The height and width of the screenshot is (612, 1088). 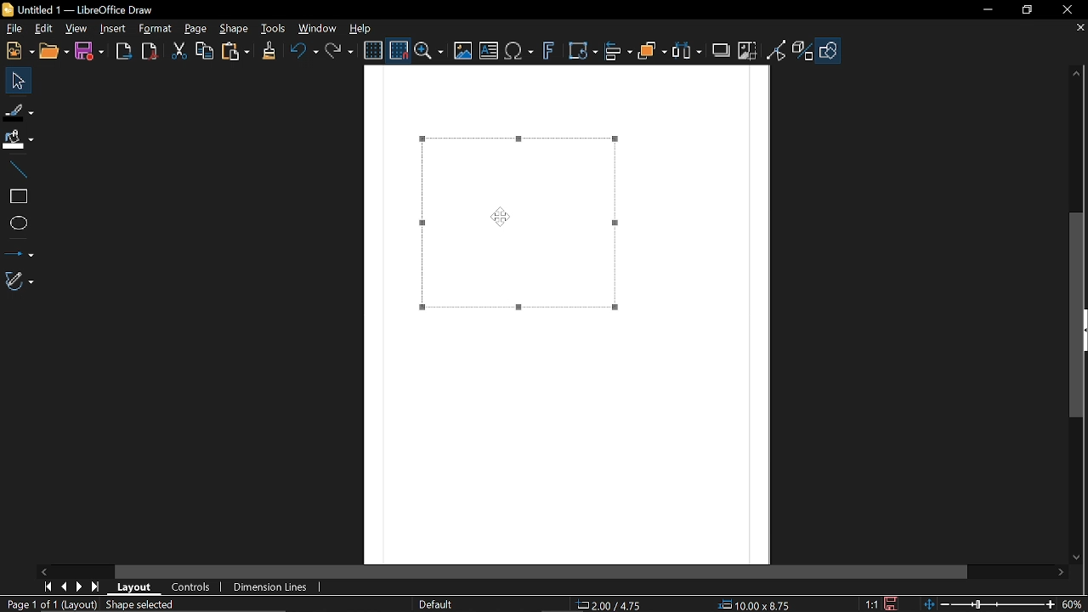 I want to click on Move down, so click(x=1079, y=559).